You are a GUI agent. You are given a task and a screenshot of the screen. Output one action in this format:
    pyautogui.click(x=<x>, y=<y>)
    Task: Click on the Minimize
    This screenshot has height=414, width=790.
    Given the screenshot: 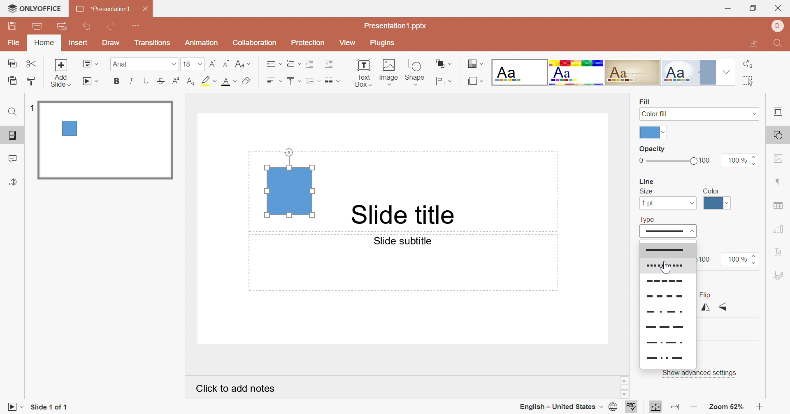 What is the action you would take?
    pyautogui.click(x=727, y=9)
    